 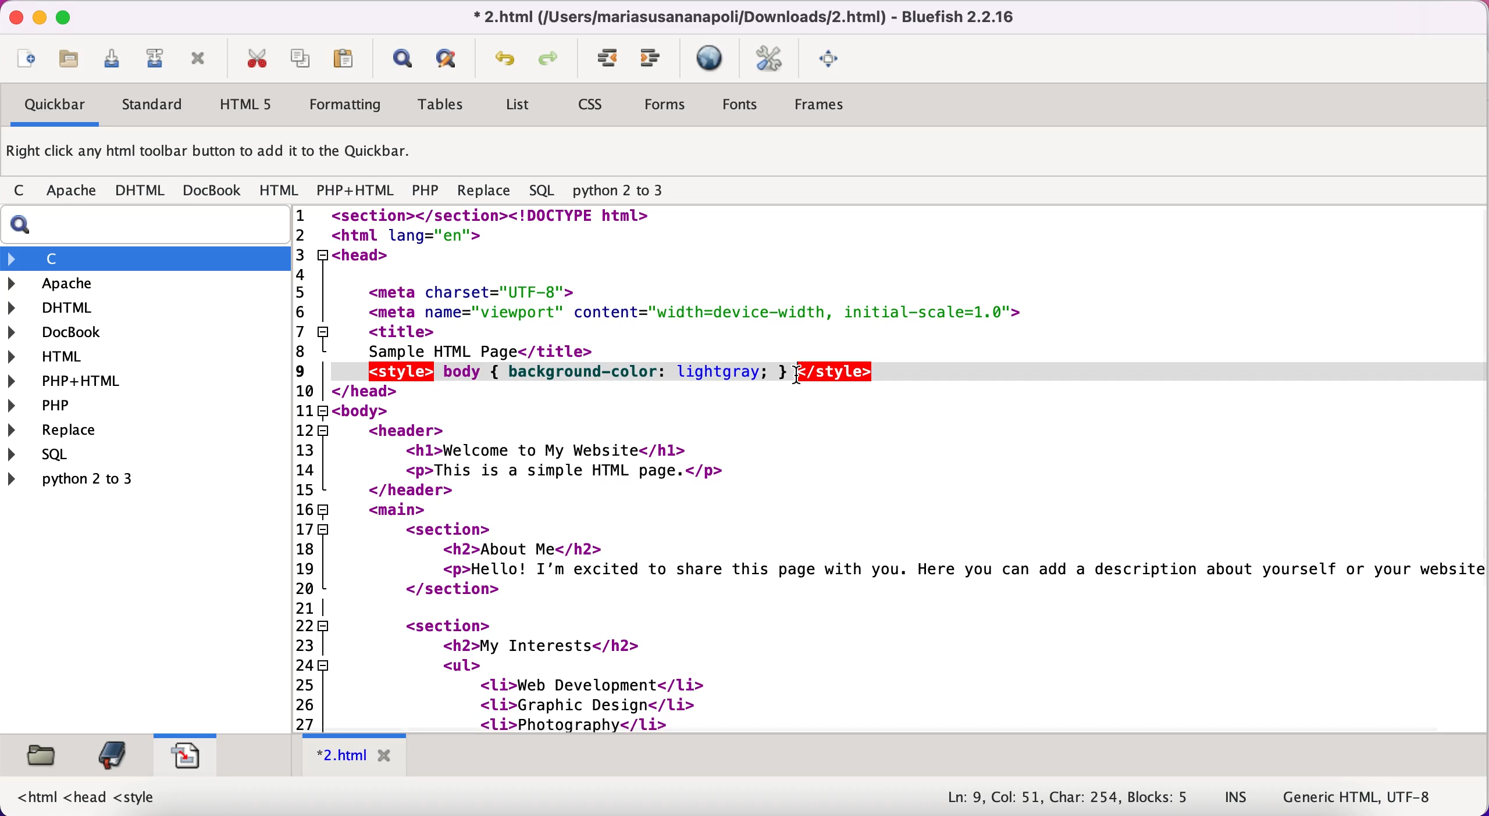 I want to click on python 2 to 3, so click(x=628, y=191).